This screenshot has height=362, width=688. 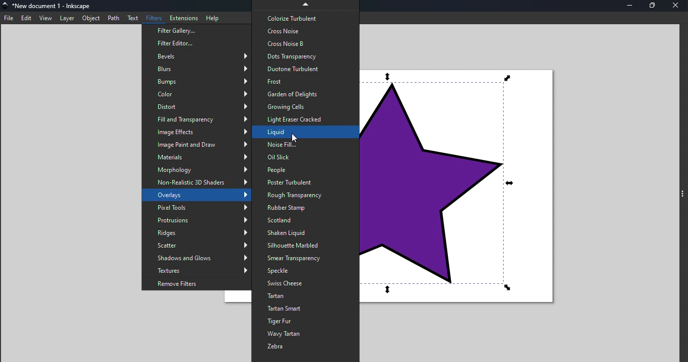 I want to click on Swiss cheese, so click(x=306, y=284).